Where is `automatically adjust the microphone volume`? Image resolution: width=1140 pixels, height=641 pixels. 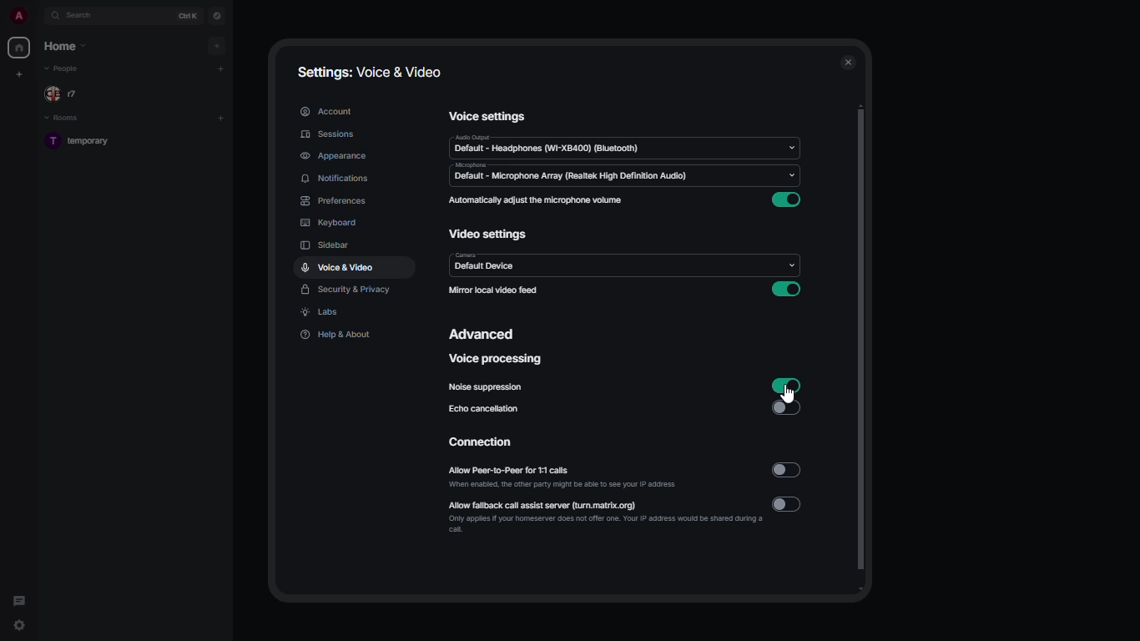 automatically adjust the microphone volume is located at coordinates (537, 201).